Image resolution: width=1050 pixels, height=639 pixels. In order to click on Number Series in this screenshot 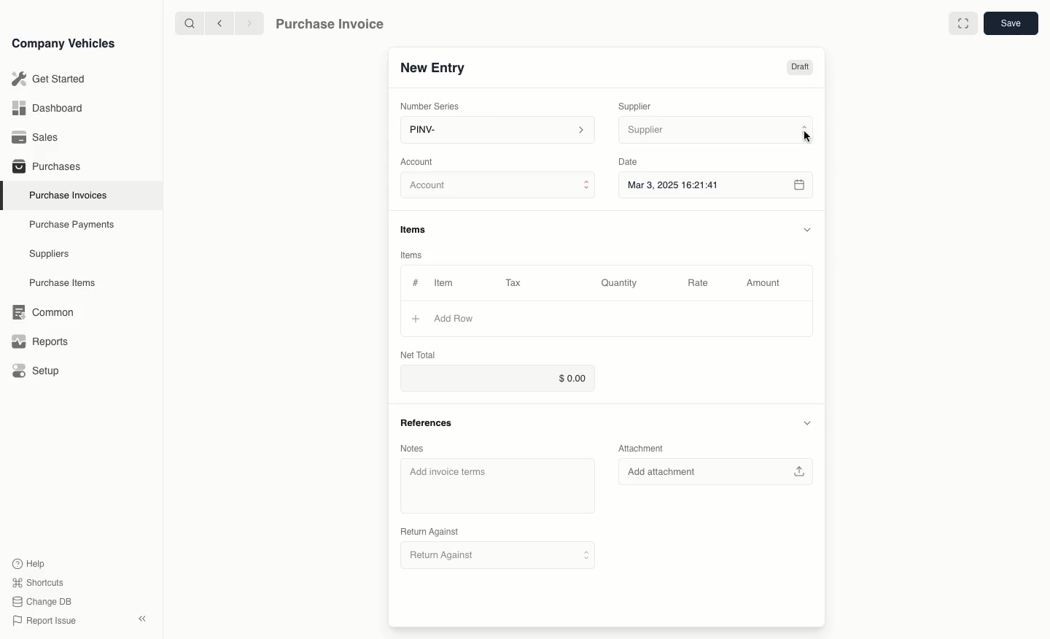, I will do `click(435, 104)`.